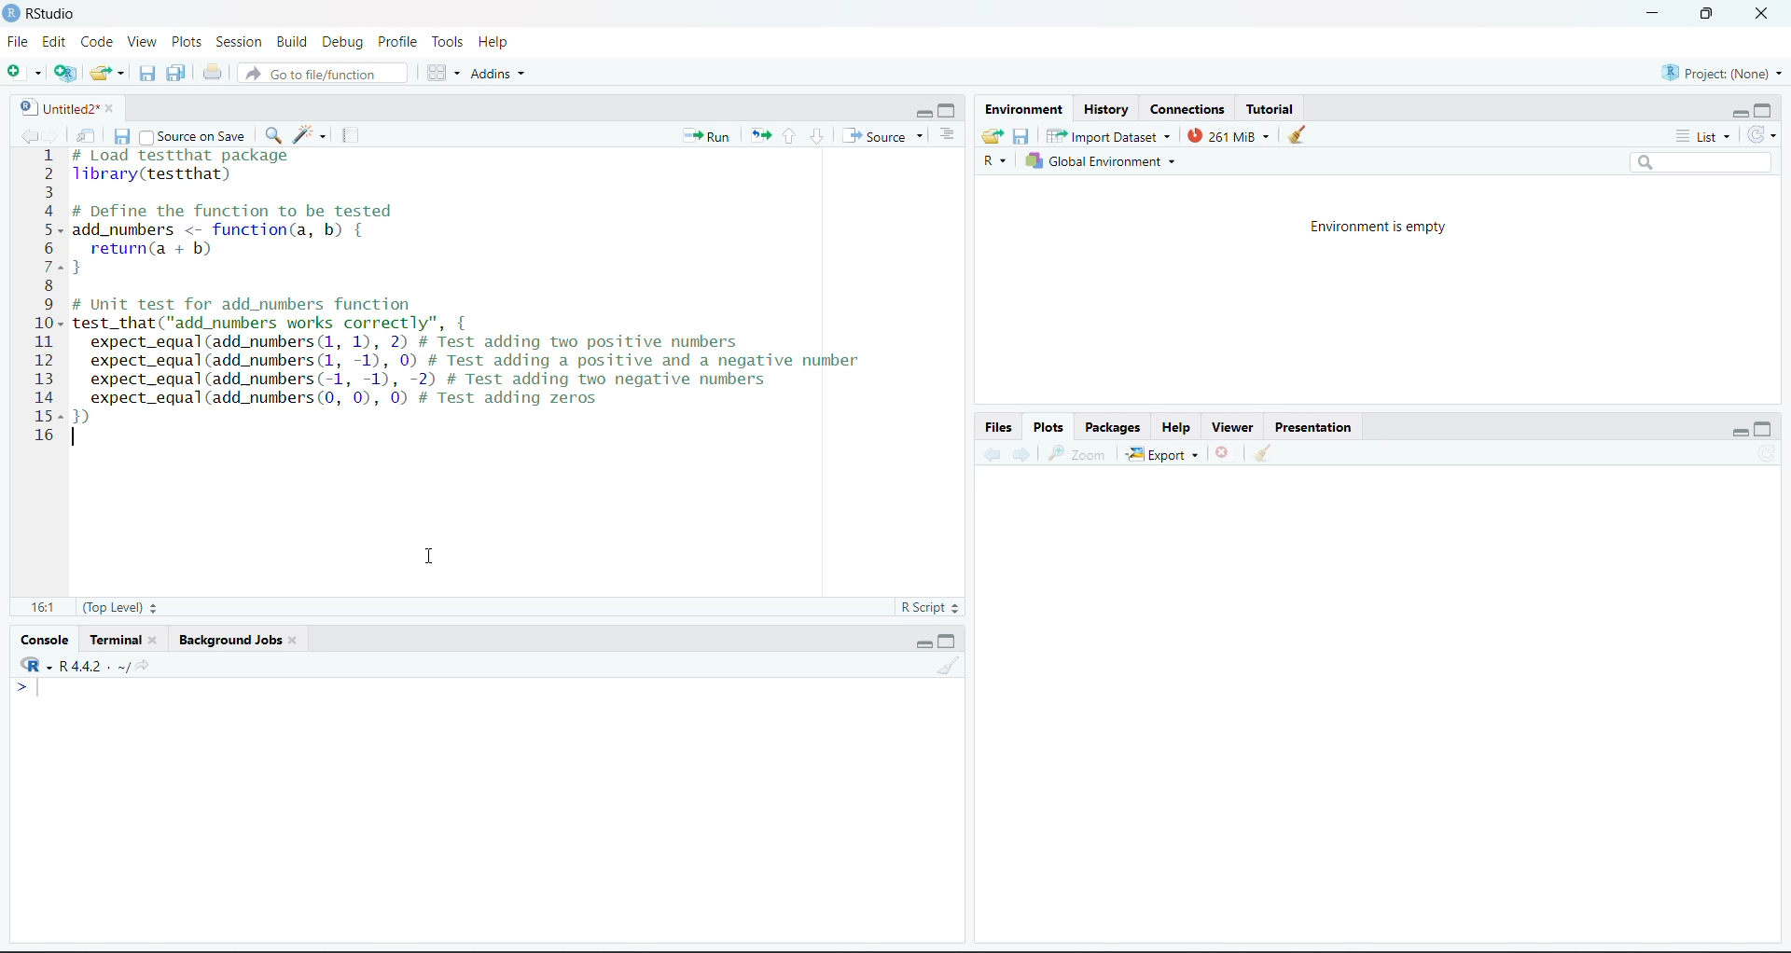  What do you see at coordinates (1765, 108) in the screenshot?
I see `maximize` at bounding box center [1765, 108].